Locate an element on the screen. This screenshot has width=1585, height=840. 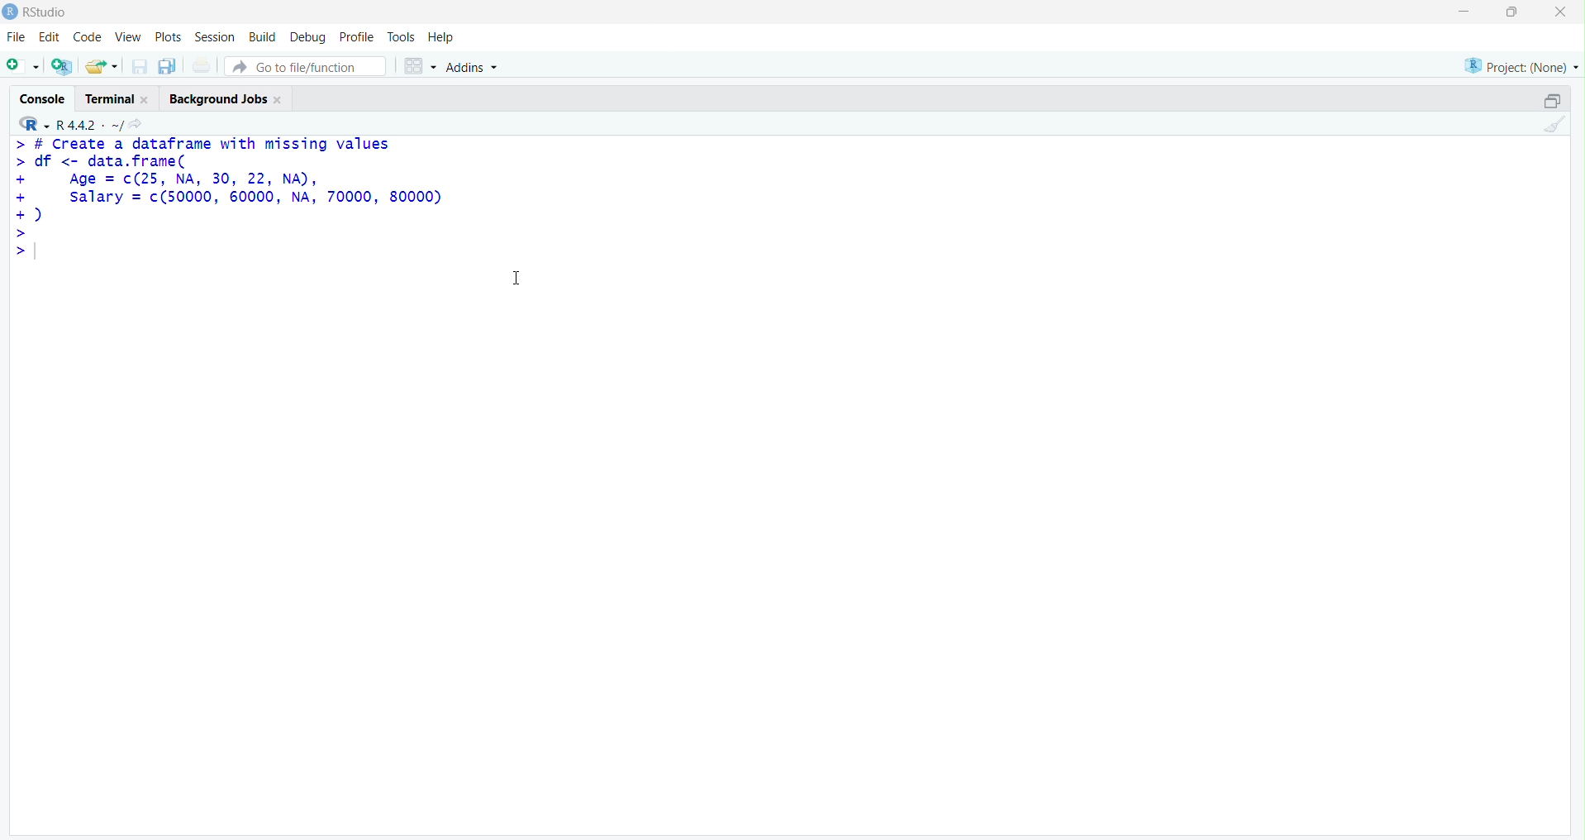
Profile is located at coordinates (358, 36).